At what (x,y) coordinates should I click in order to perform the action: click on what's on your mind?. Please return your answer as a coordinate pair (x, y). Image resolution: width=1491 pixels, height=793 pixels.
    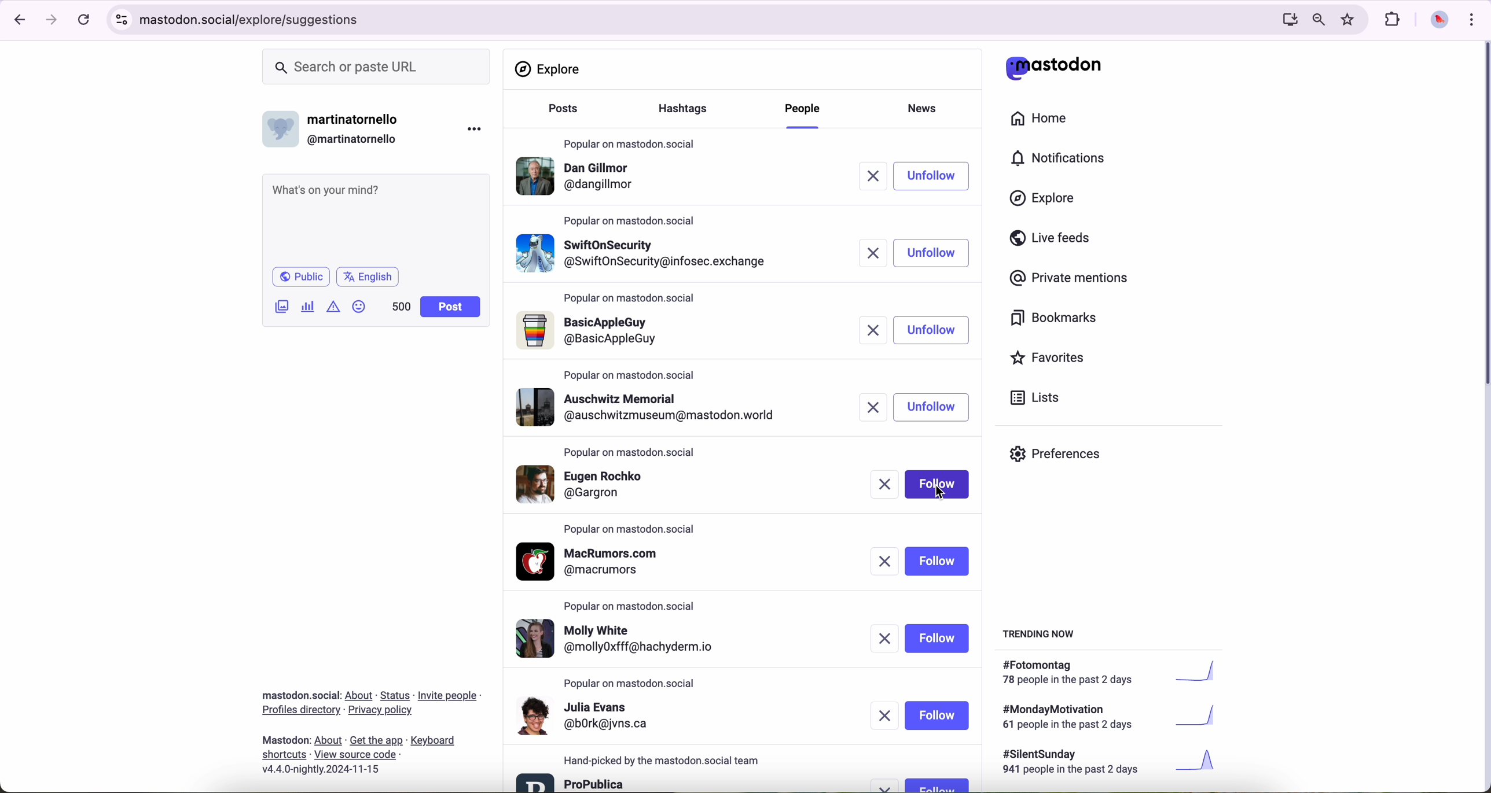
    Looking at the image, I should click on (374, 218).